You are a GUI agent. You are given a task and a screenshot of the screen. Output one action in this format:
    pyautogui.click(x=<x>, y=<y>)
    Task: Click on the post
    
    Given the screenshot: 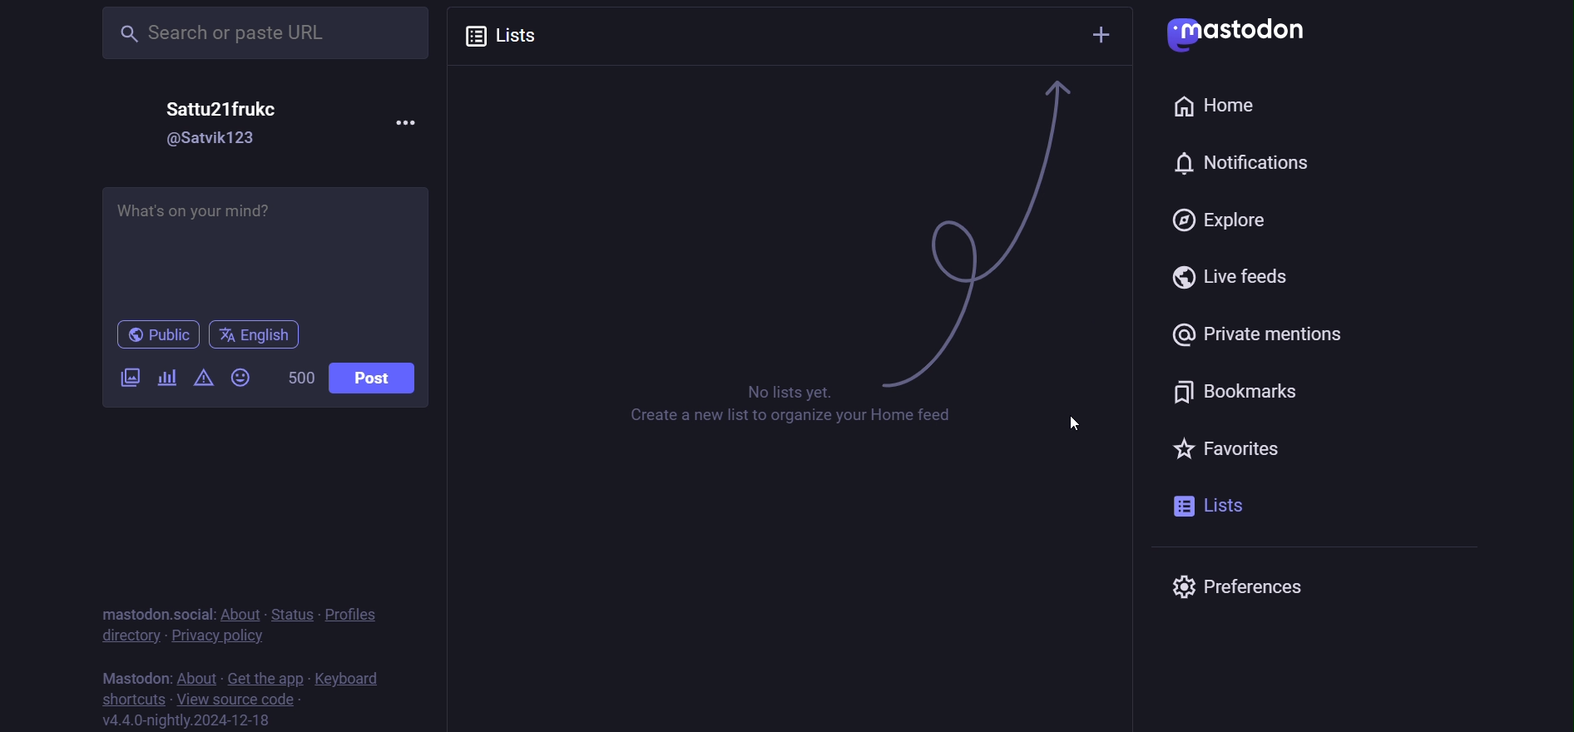 What is the action you would take?
    pyautogui.click(x=373, y=378)
    